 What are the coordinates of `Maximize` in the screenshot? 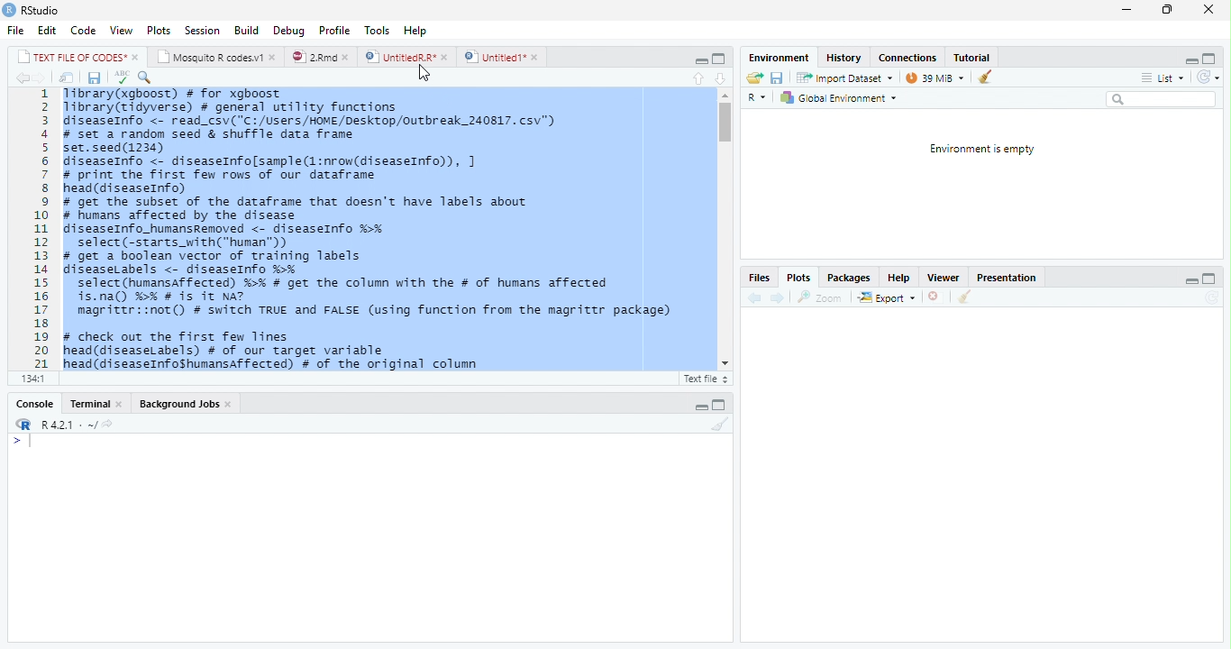 It's located at (1208, 277).